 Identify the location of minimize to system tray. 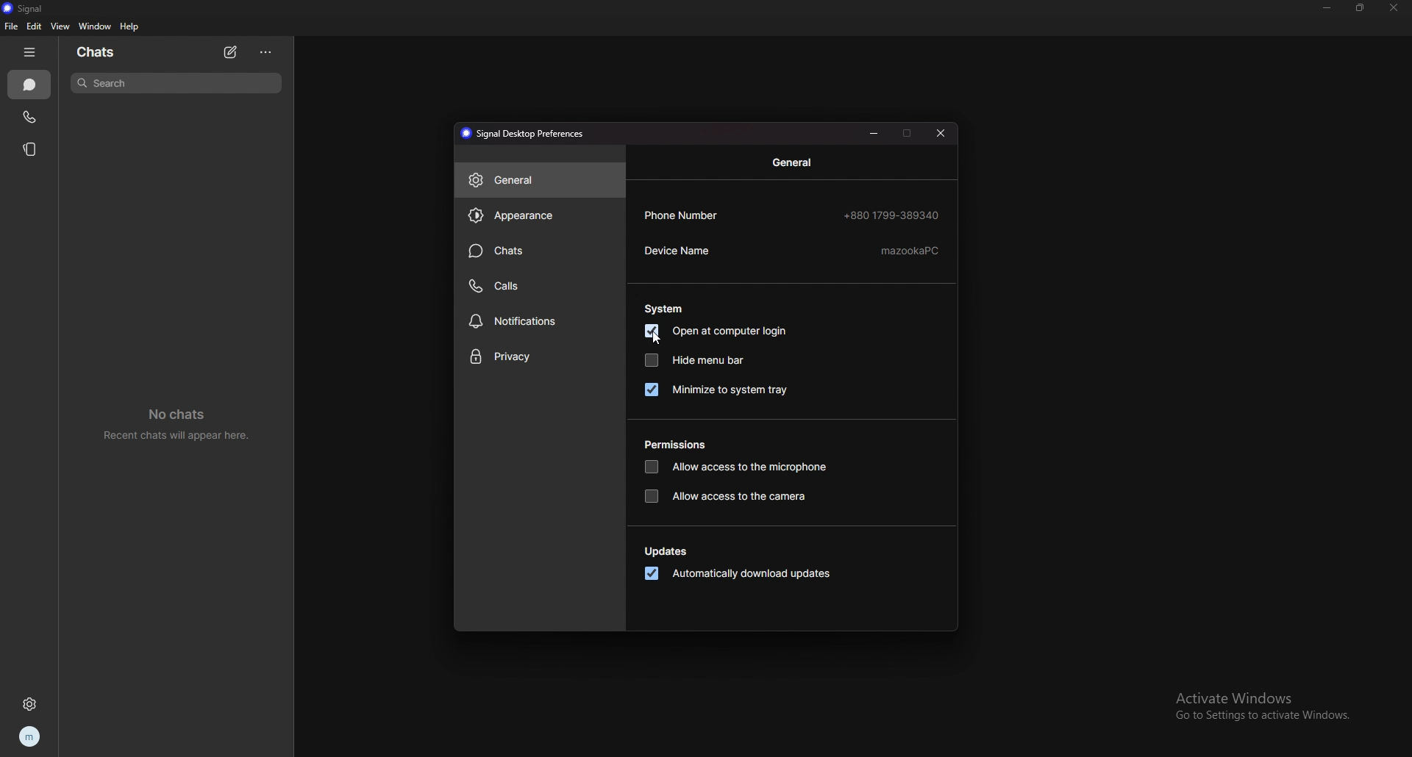
(716, 390).